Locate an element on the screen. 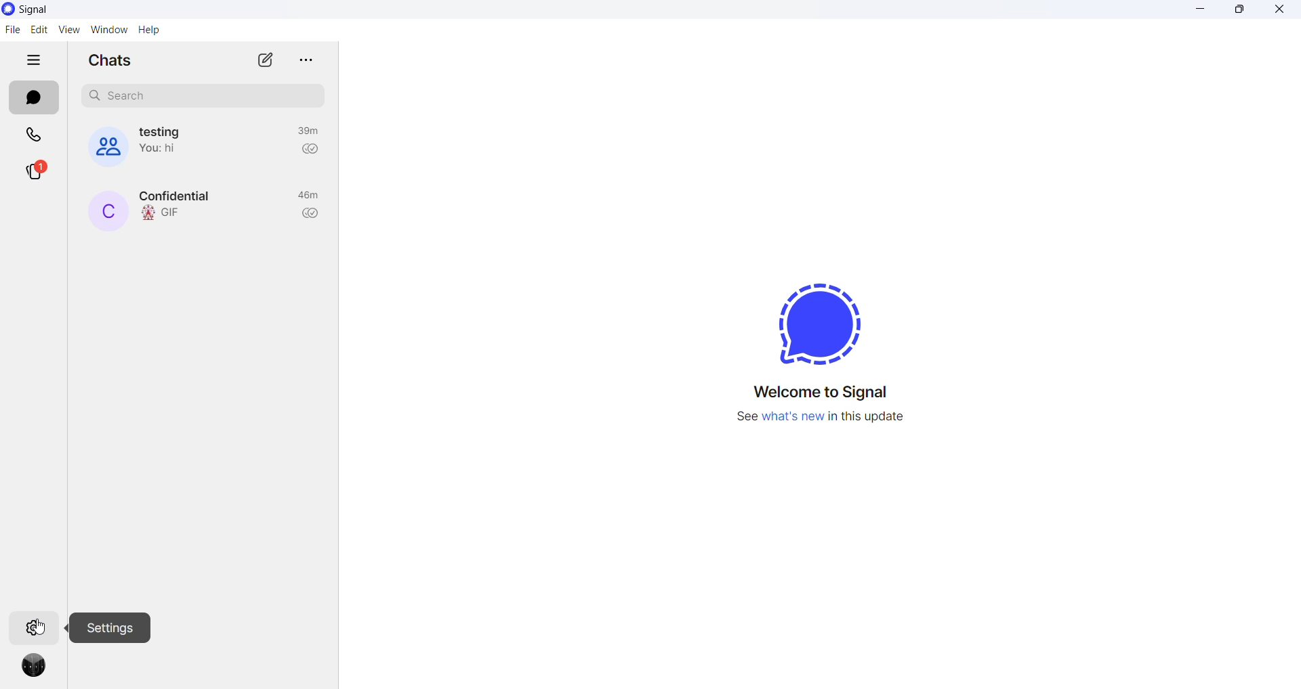 The image size is (1301, 689). welcome message is located at coordinates (820, 393).